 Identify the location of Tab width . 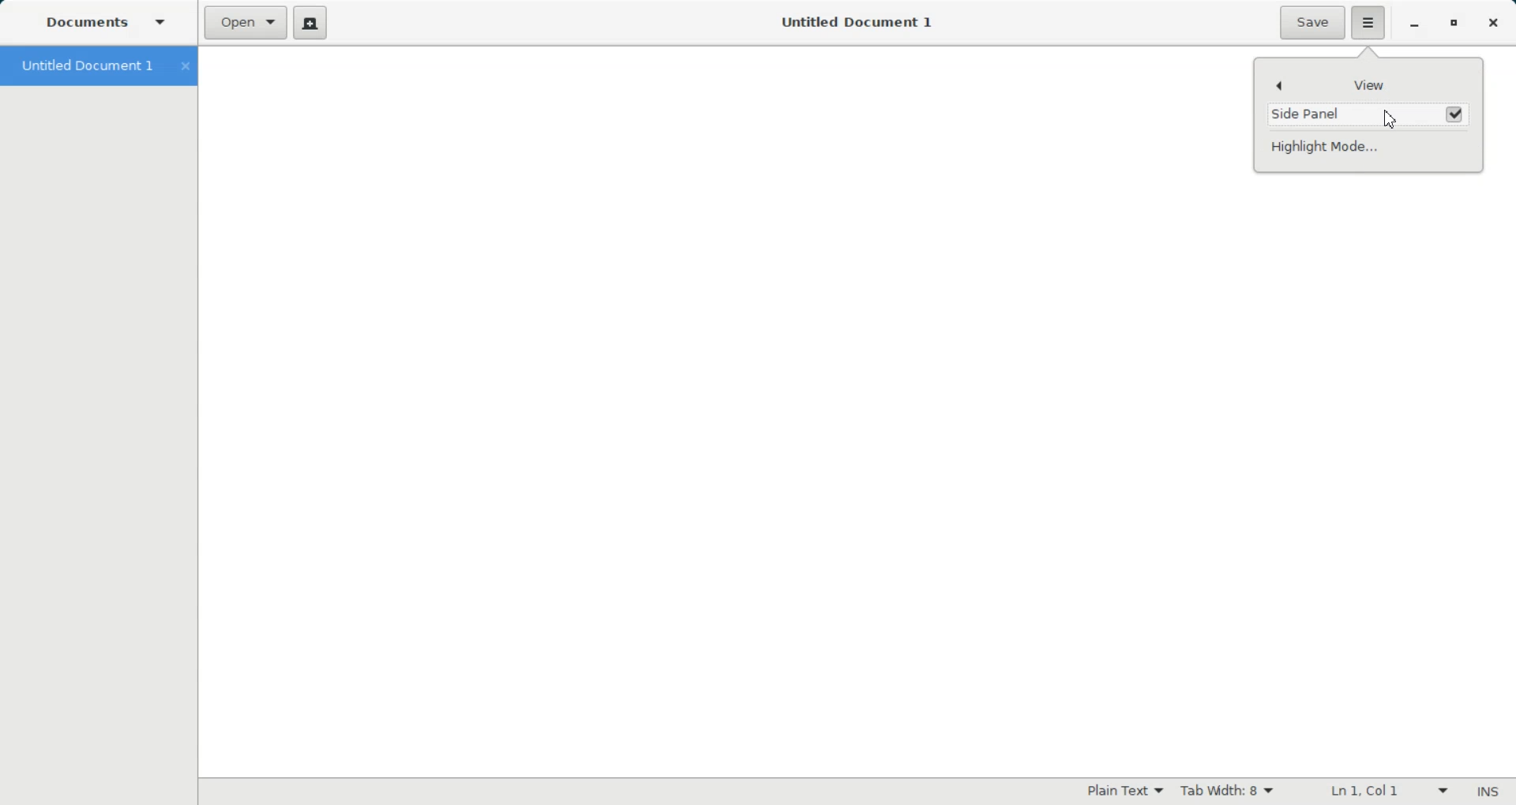
(1225, 791).